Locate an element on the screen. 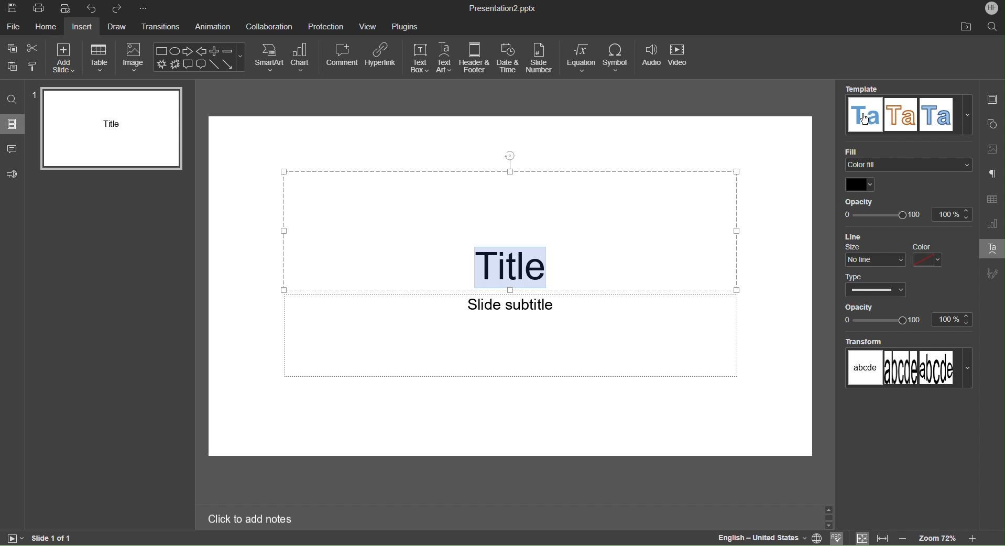 The width and height of the screenshot is (1005, 546). zoom level is located at coordinates (938, 538).